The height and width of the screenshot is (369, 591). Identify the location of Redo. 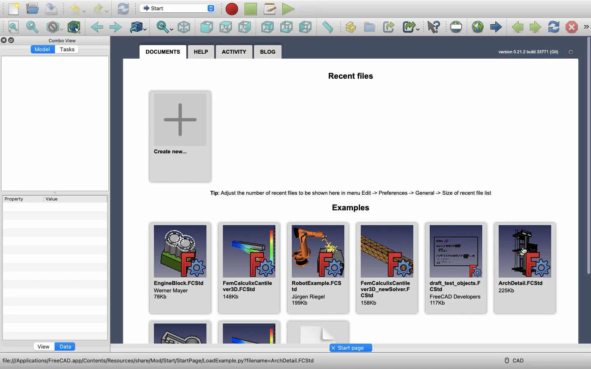
(101, 10).